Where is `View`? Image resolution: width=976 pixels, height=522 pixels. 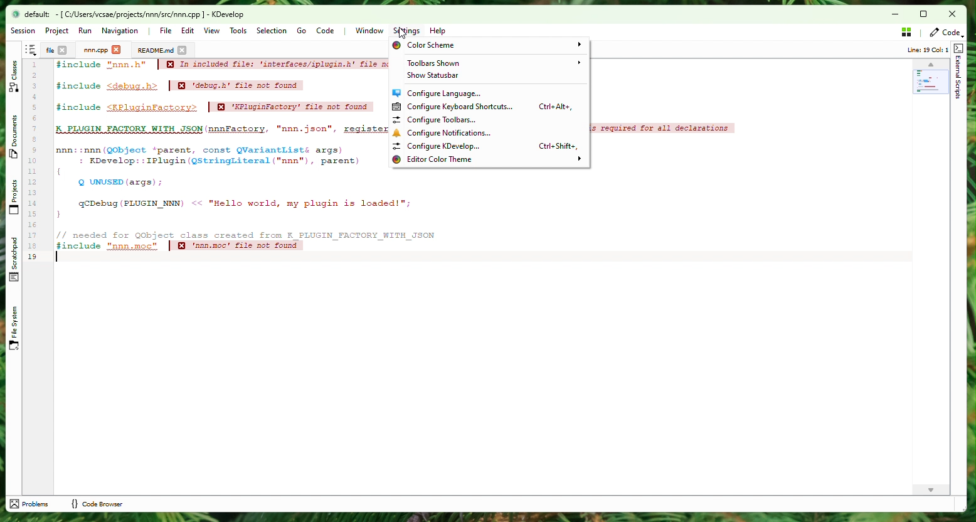 View is located at coordinates (214, 32).